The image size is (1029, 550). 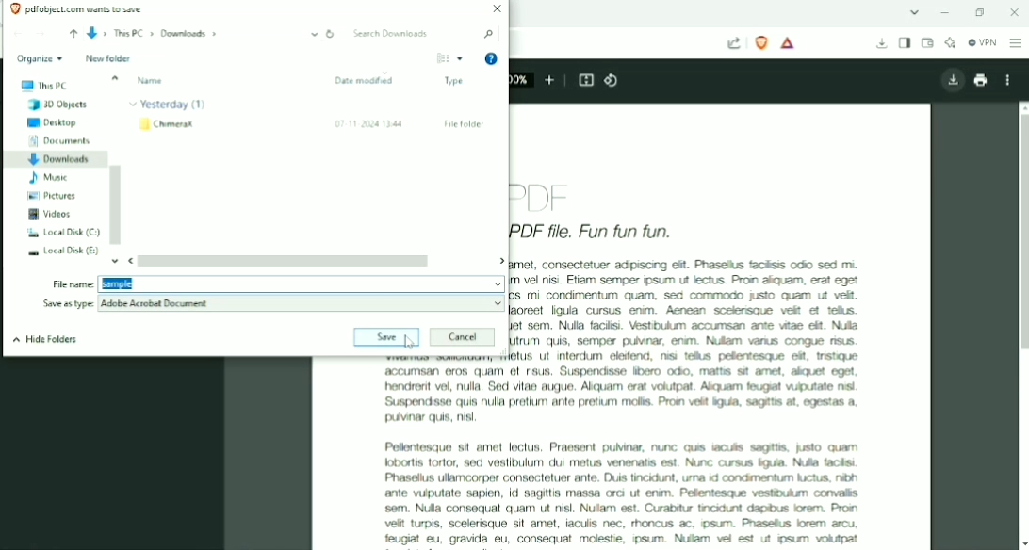 I want to click on Music, so click(x=46, y=178).